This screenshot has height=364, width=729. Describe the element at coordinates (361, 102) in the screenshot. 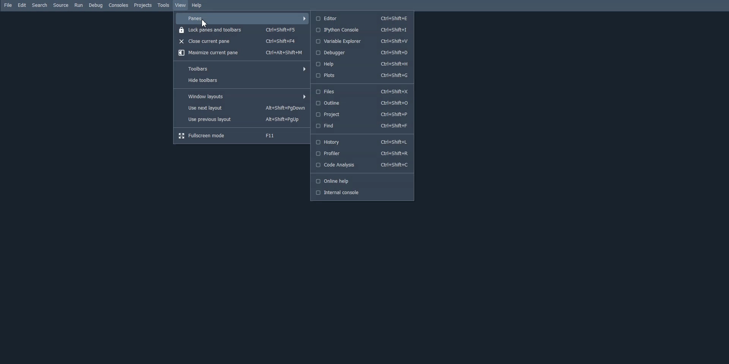

I see `Outline` at that location.